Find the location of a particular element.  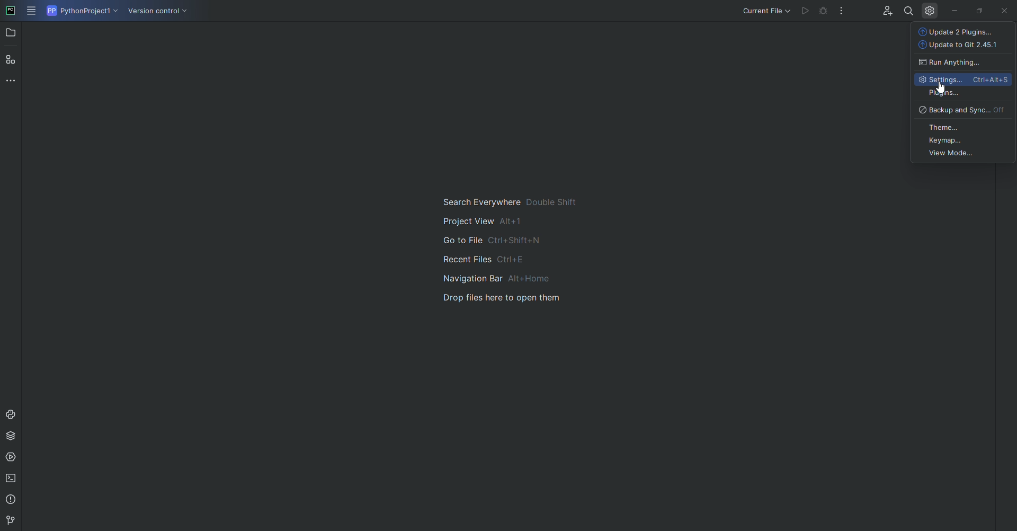

Code with me is located at coordinates (885, 12).